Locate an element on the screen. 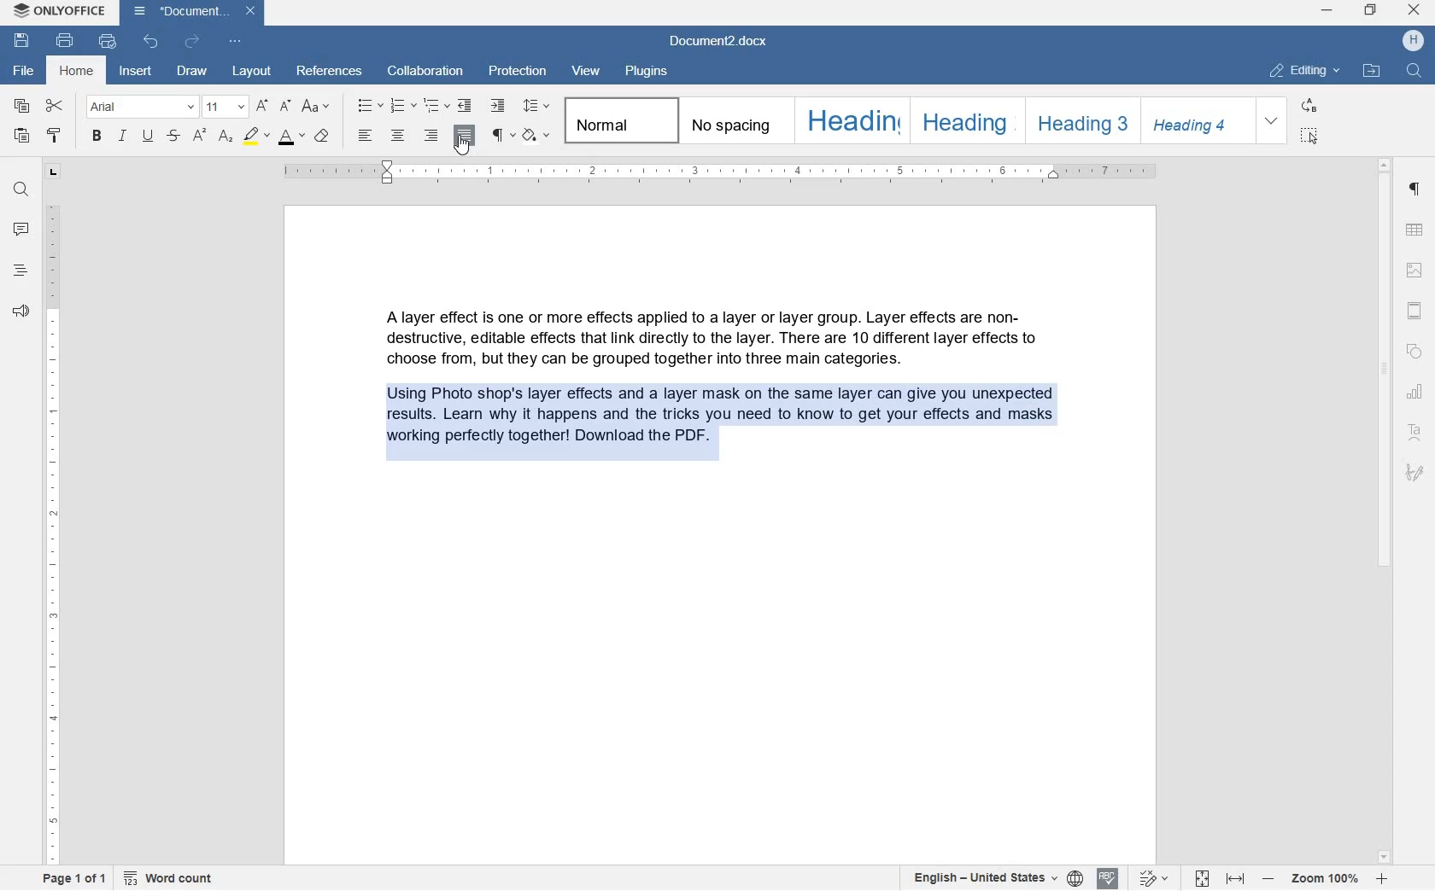 The height and width of the screenshot is (891, 1435). HEADING 4 is located at coordinates (1192, 121).